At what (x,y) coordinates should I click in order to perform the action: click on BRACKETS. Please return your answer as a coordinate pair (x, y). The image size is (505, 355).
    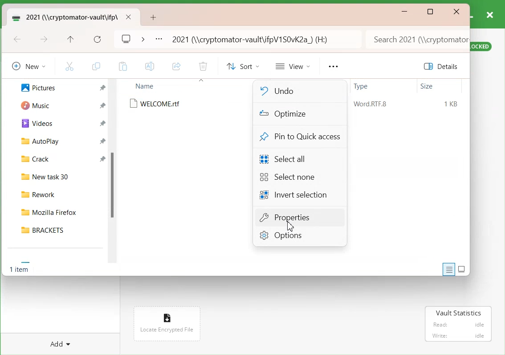
    Looking at the image, I should click on (58, 230).